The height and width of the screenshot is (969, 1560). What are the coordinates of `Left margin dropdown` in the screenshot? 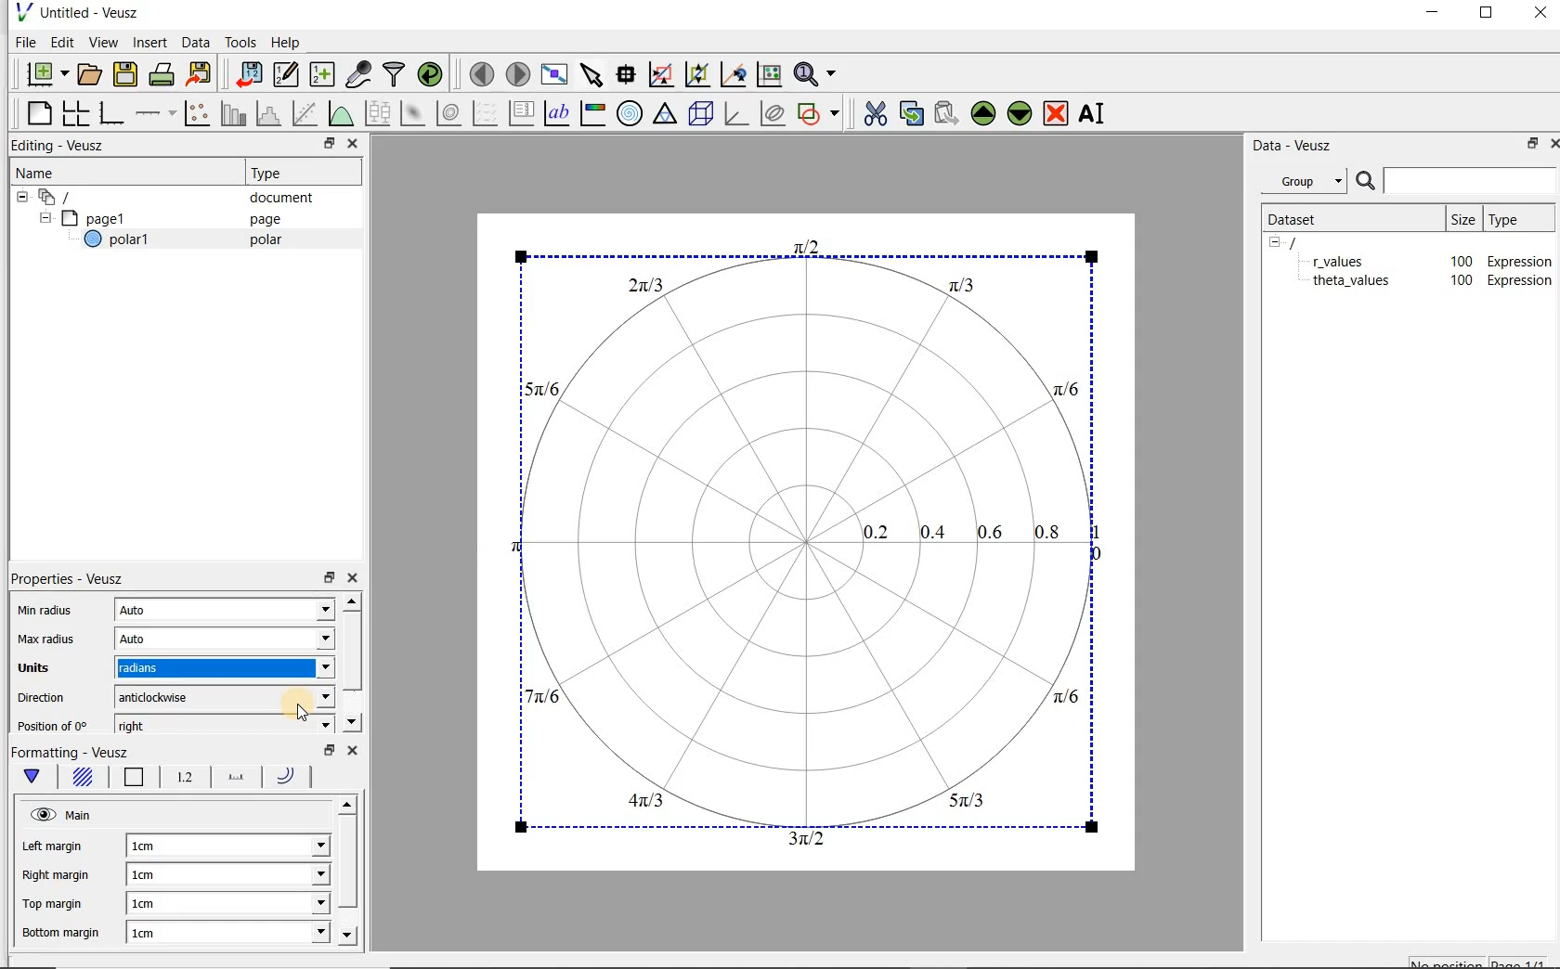 It's located at (287, 844).